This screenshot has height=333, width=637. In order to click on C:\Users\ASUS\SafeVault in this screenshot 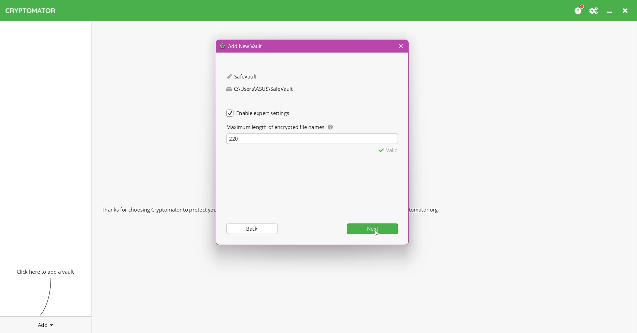, I will do `click(260, 89)`.